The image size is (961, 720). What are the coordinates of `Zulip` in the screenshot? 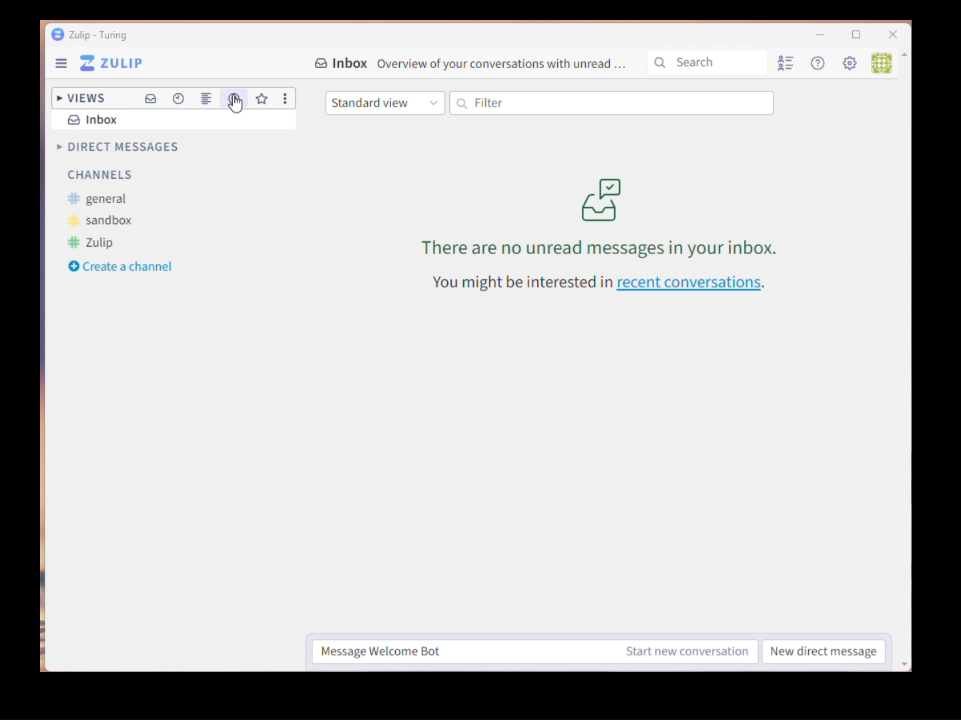 It's located at (92, 243).